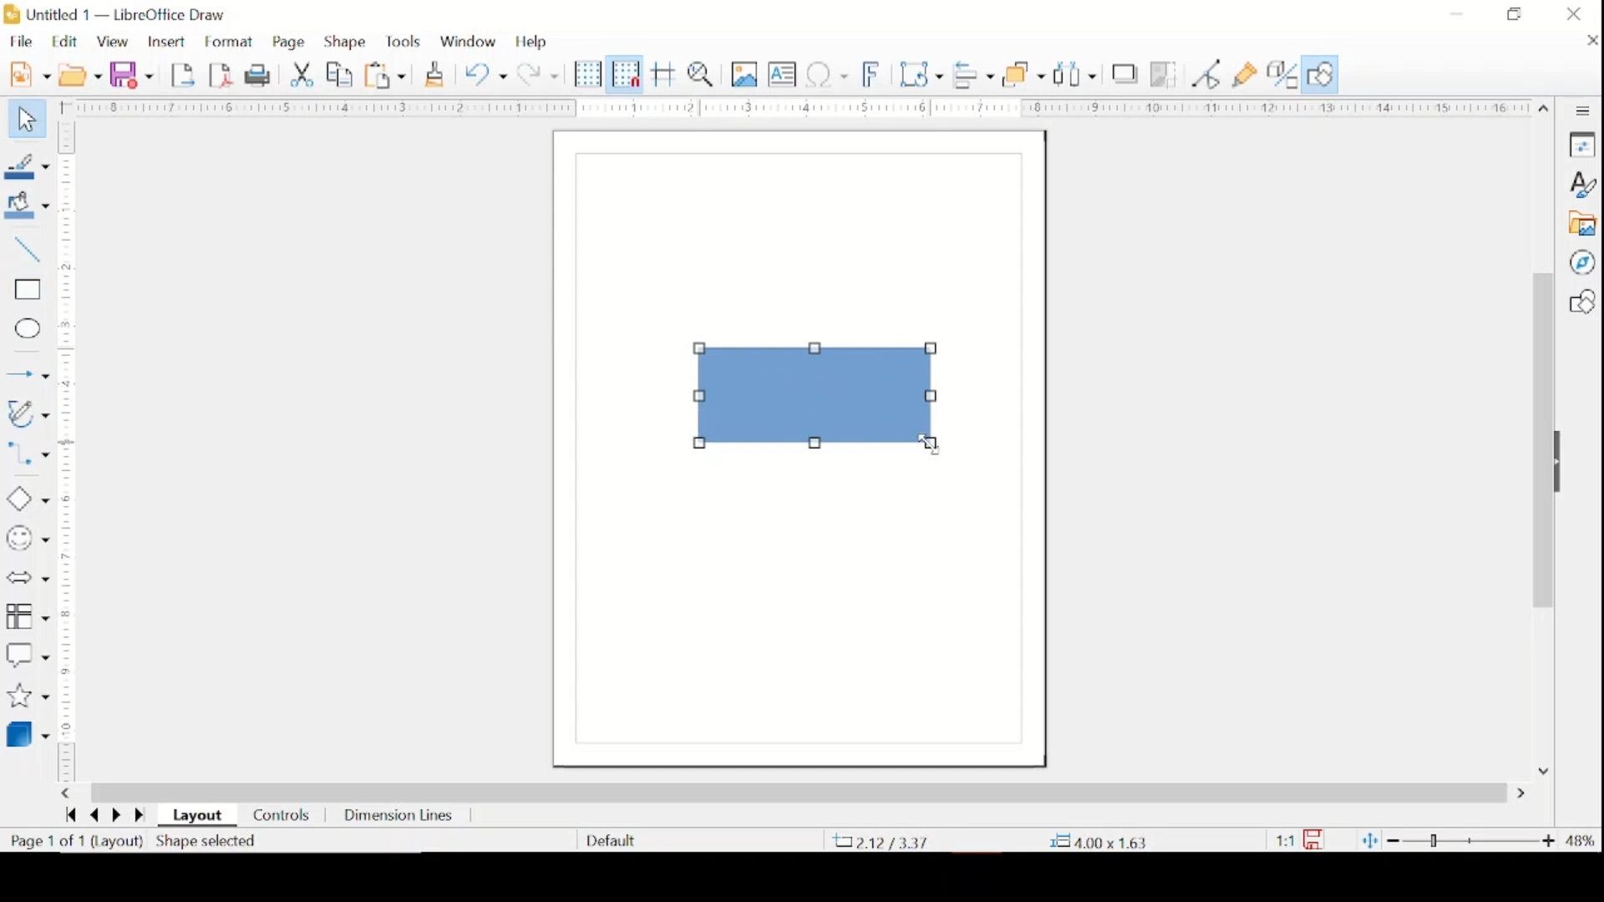 This screenshot has height=902, width=1604. Describe the element at coordinates (1125, 73) in the screenshot. I see `shadow` at that location.